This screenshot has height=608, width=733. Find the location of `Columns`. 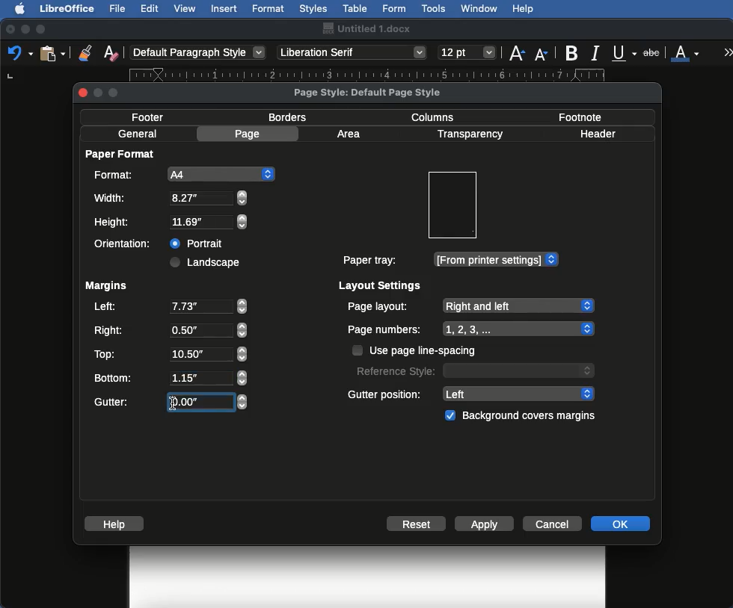

Columns is located at coordinates (437, 116).